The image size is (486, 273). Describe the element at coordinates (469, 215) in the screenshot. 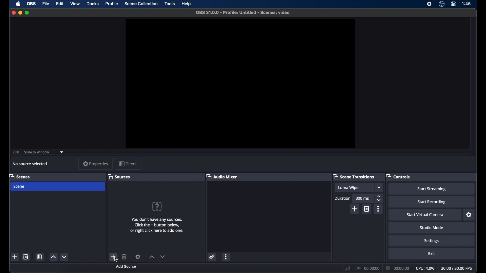

I see `settings` at that location.